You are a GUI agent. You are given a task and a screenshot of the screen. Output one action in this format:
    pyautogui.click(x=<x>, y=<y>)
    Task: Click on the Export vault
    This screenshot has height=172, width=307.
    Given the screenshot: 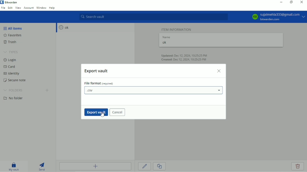 What is the action you would take?
    pyautogui.click(x=95, y=112)
    